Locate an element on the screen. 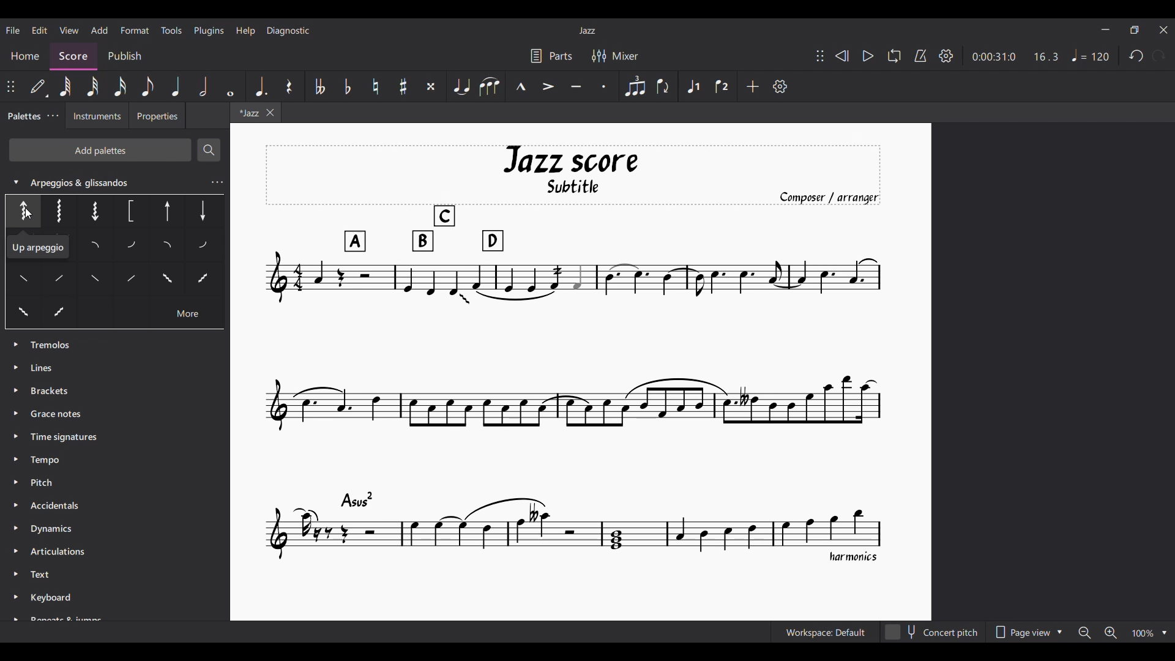 This screenshot has height=661, width=1175. Add is located at coordinates (753, 86).